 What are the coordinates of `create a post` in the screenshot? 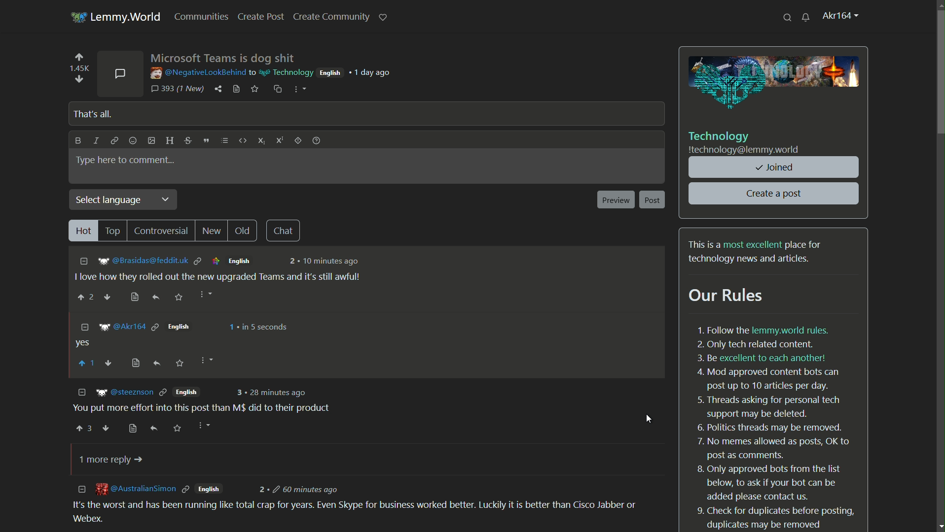 It's located at (775, 194).